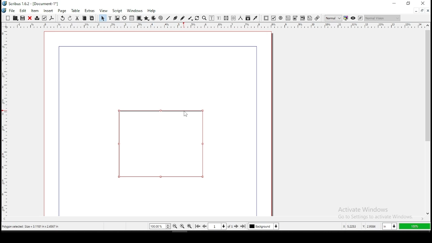  I want to click on preview mode, so click(352, 18).